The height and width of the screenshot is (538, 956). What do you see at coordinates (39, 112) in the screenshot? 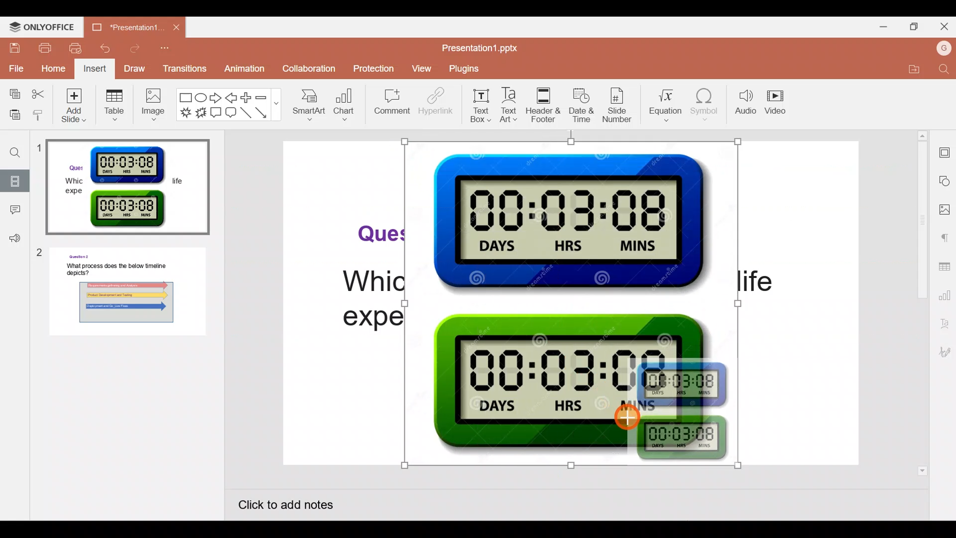
I see `Copy style` at bounding box center [39, 112].